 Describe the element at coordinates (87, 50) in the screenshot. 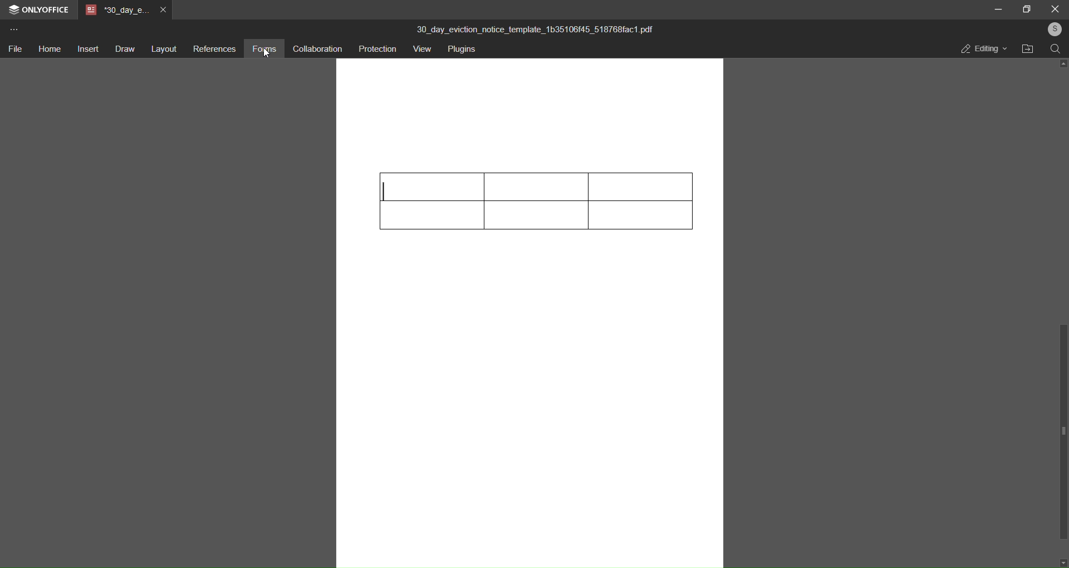

I see `insert` at that location.